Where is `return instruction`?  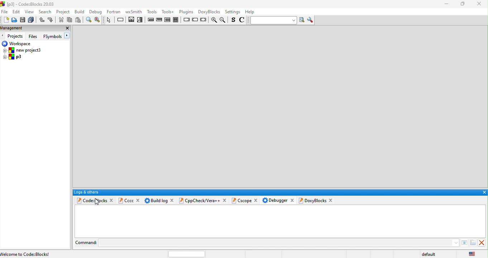 return instruction is located at coordinates (204, 20).